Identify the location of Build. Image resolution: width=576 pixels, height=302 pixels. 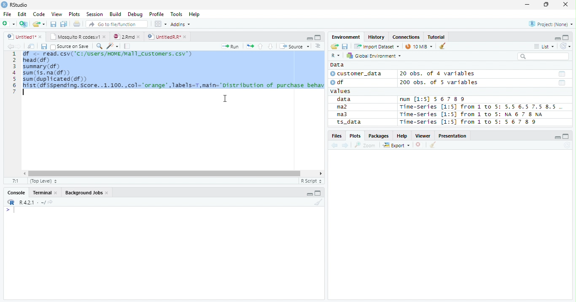
(116, 15).